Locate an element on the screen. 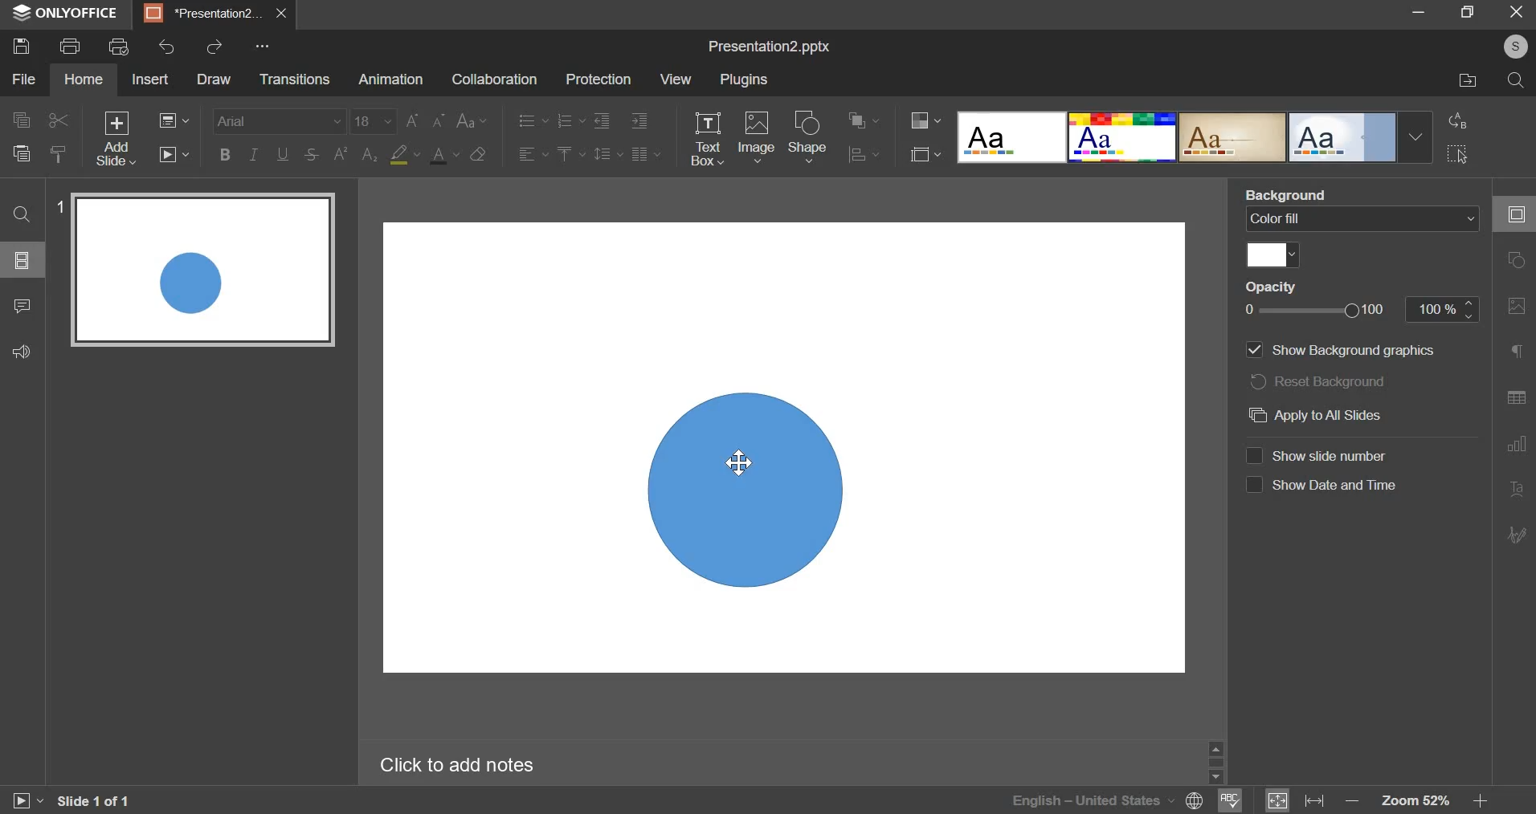 This screenshot has width=1536, height=814. maximize is located at coordinates (1472, 12).